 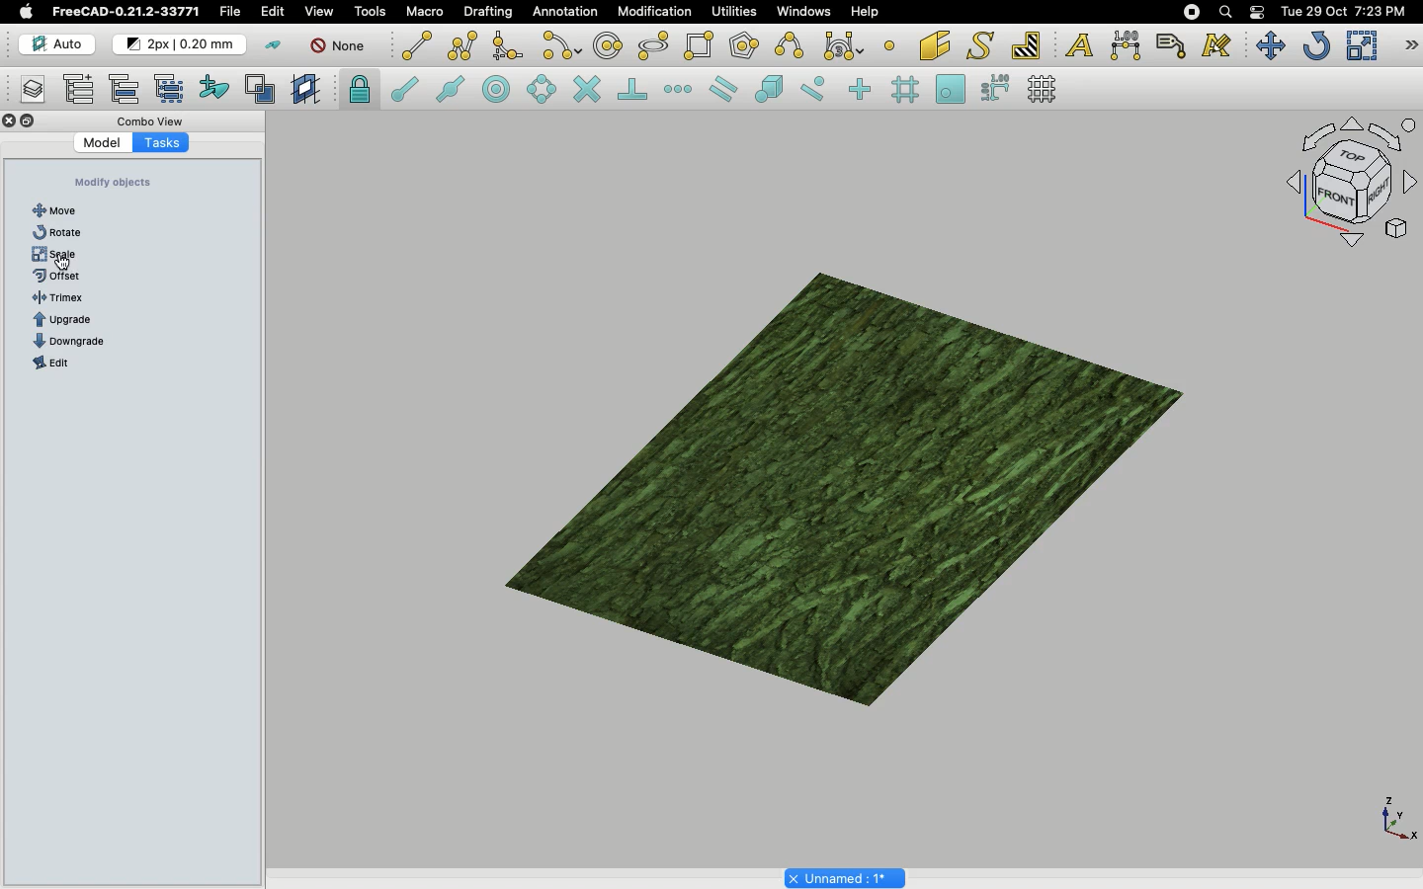 I want to click on Snap special, so click(x=766, y=87).